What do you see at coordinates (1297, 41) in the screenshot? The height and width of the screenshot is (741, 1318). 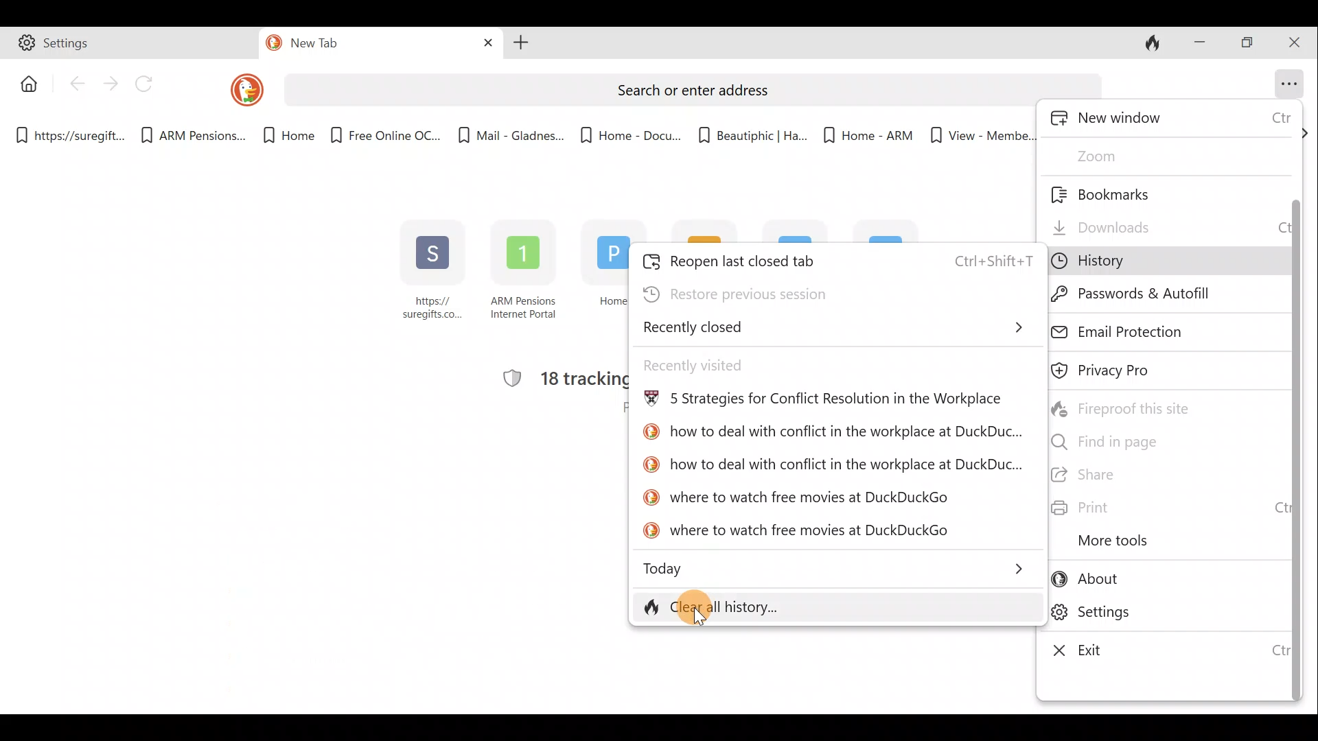 I see `Close` at bounding box center [1297, 41].